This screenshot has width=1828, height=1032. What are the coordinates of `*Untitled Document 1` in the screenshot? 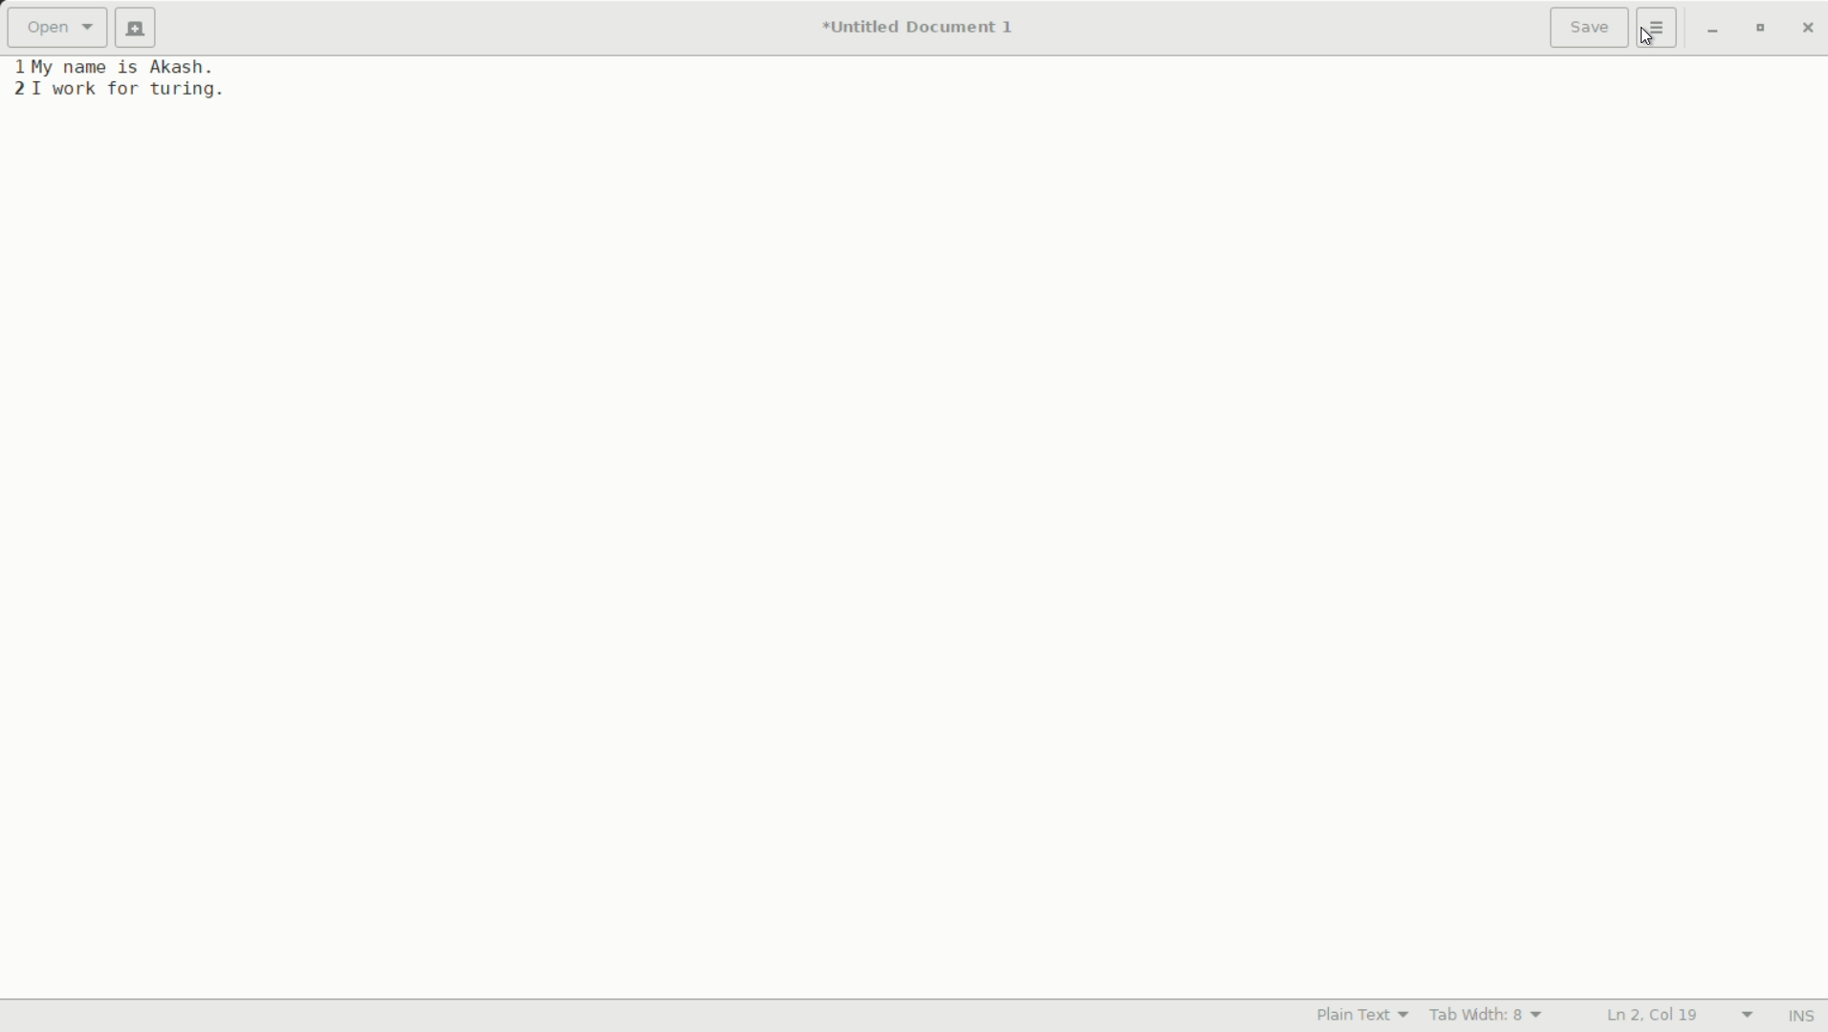 It's located at (922, 29).